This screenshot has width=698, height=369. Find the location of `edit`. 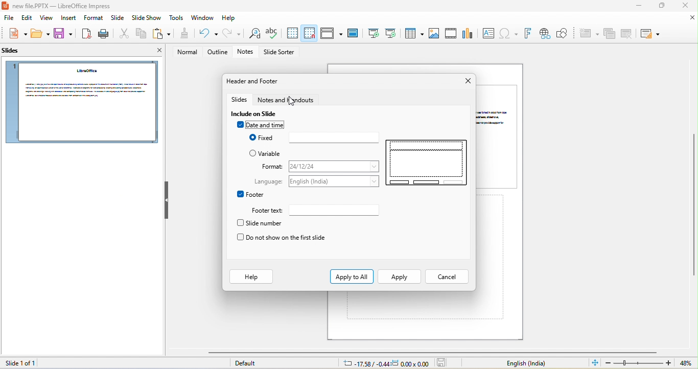

edit is located at coordinates (26, 19).